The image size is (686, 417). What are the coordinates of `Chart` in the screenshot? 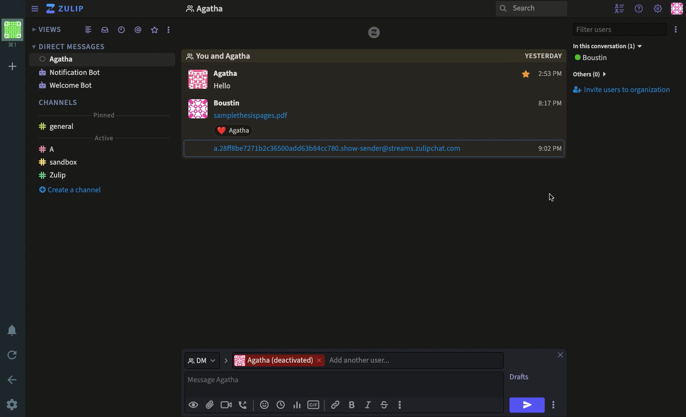 It's located at (298, 406).